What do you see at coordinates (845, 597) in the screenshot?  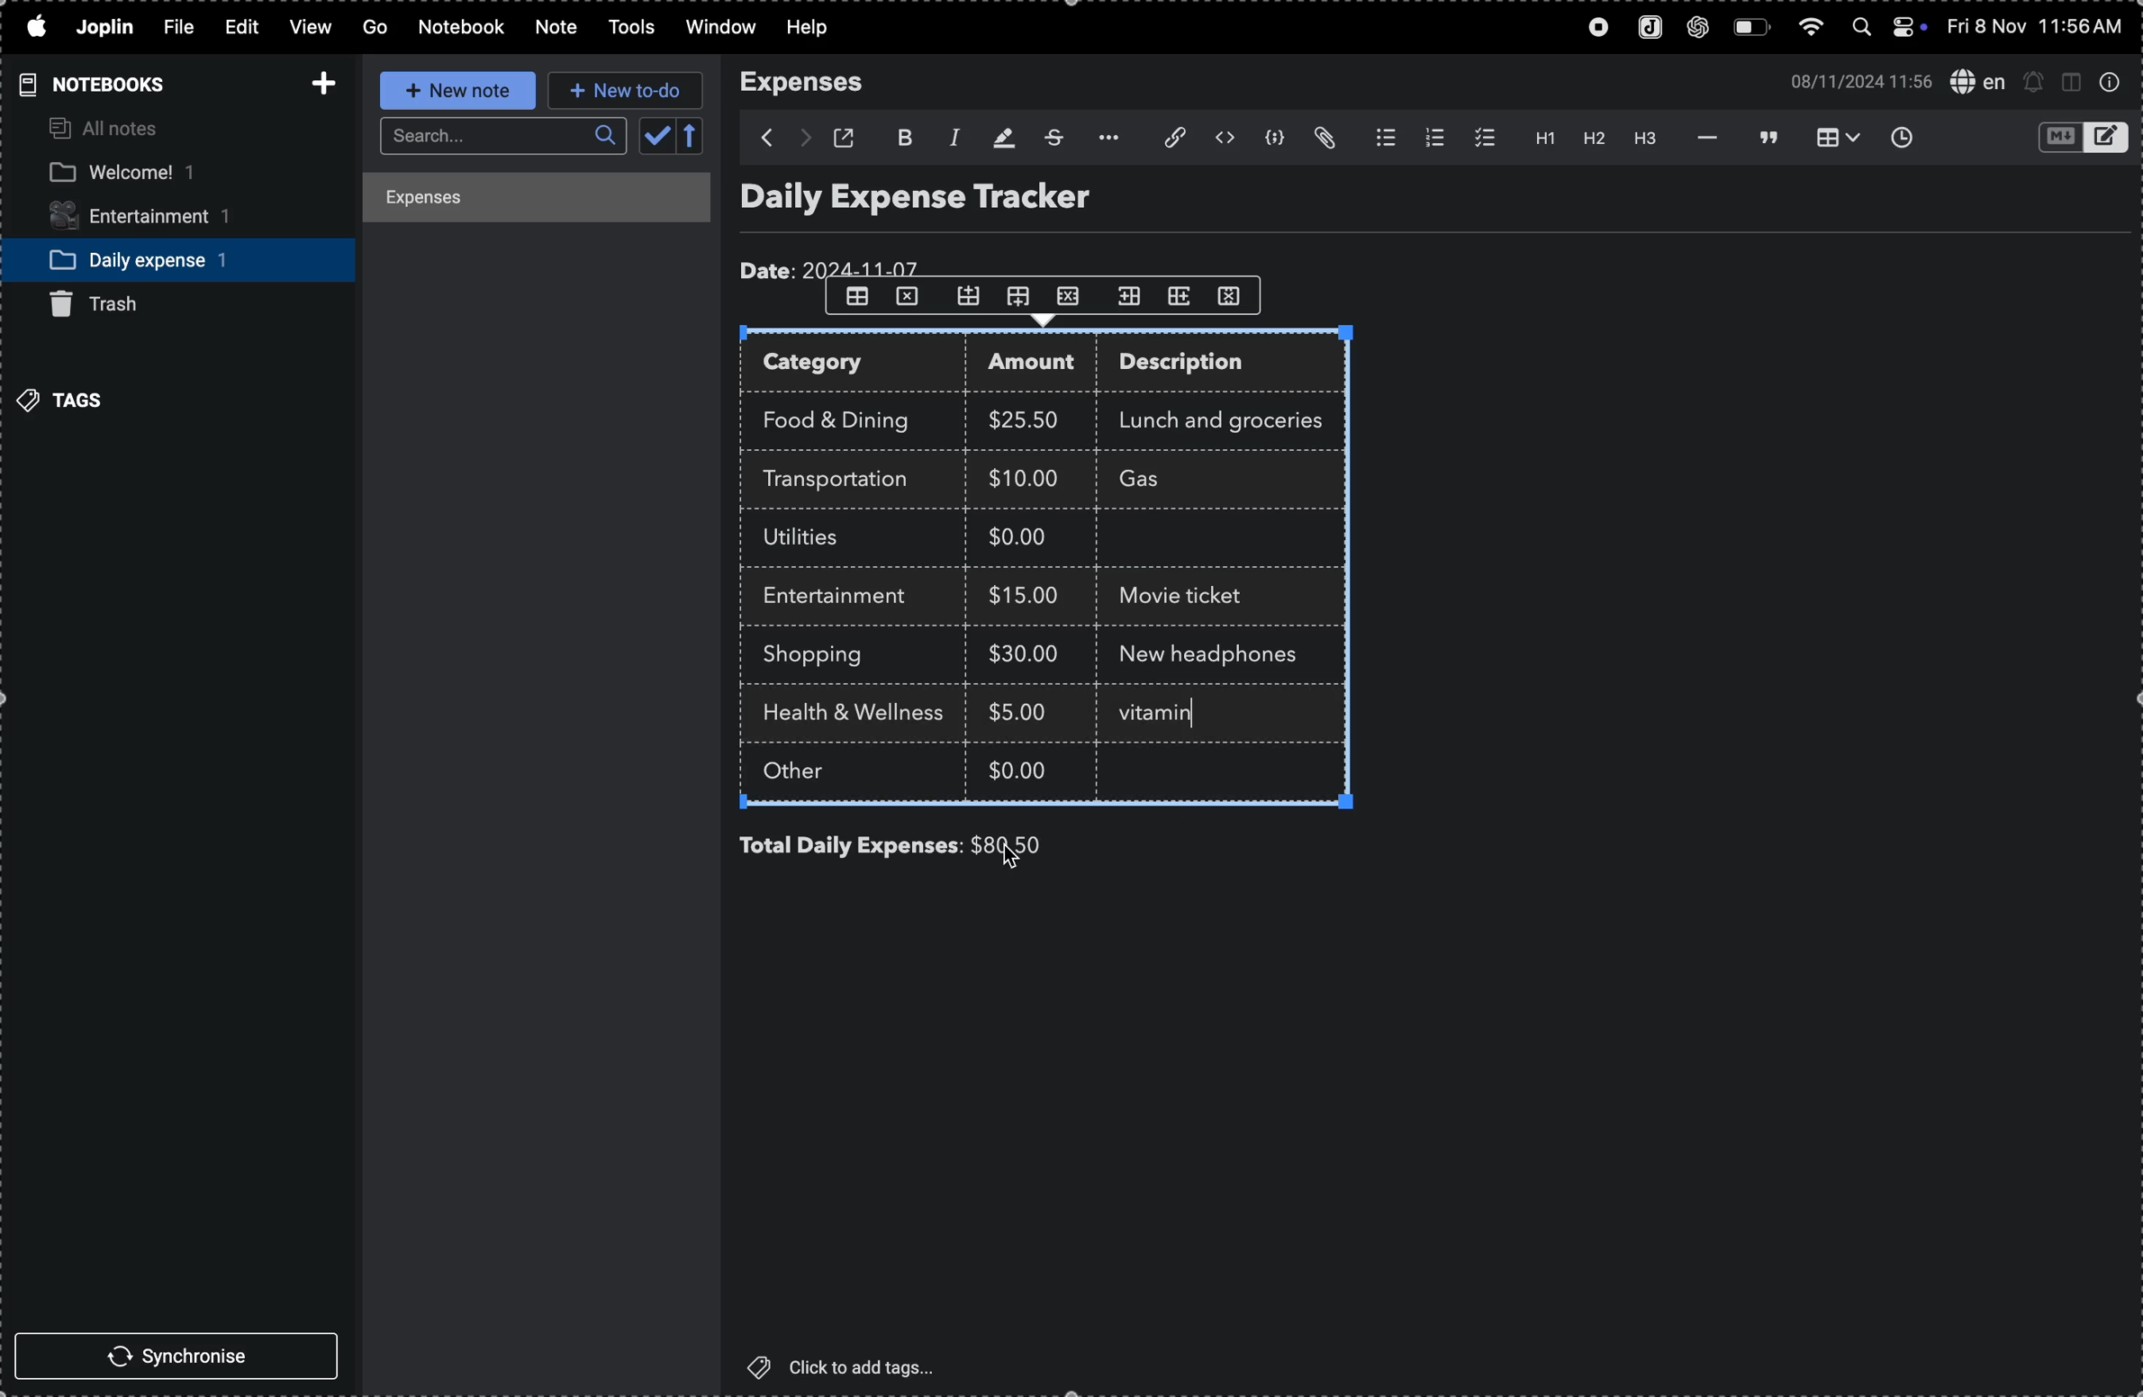 I see `entertainment` at bounding box center [845, 597].